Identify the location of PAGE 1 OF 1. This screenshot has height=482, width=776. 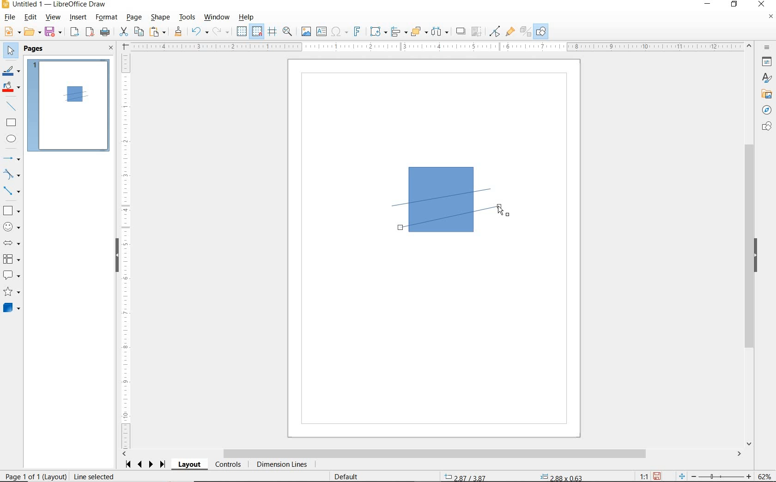
(33, 477).